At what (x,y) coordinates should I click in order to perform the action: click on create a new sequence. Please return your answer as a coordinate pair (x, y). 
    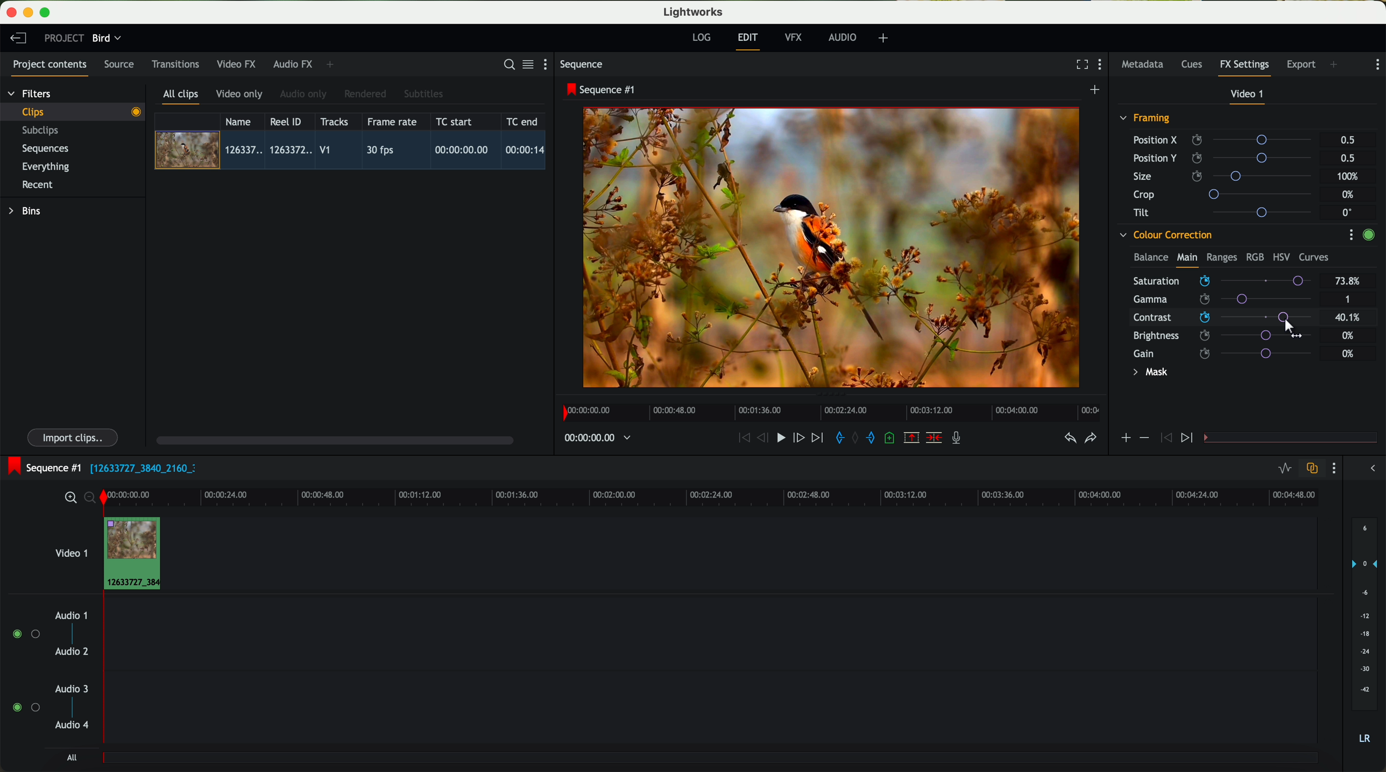
    Looking at the image, I should click on (1097, 90).